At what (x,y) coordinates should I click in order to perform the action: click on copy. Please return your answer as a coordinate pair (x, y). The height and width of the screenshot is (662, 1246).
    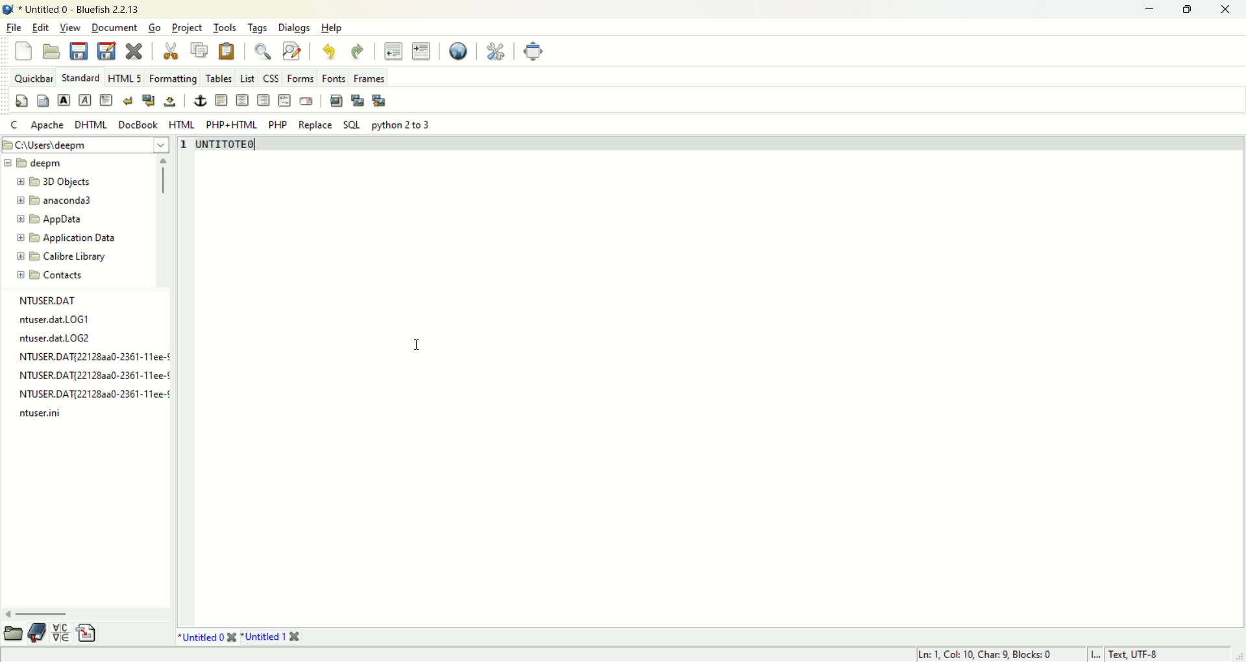
    Looking at the image, I should click on (198, 49).